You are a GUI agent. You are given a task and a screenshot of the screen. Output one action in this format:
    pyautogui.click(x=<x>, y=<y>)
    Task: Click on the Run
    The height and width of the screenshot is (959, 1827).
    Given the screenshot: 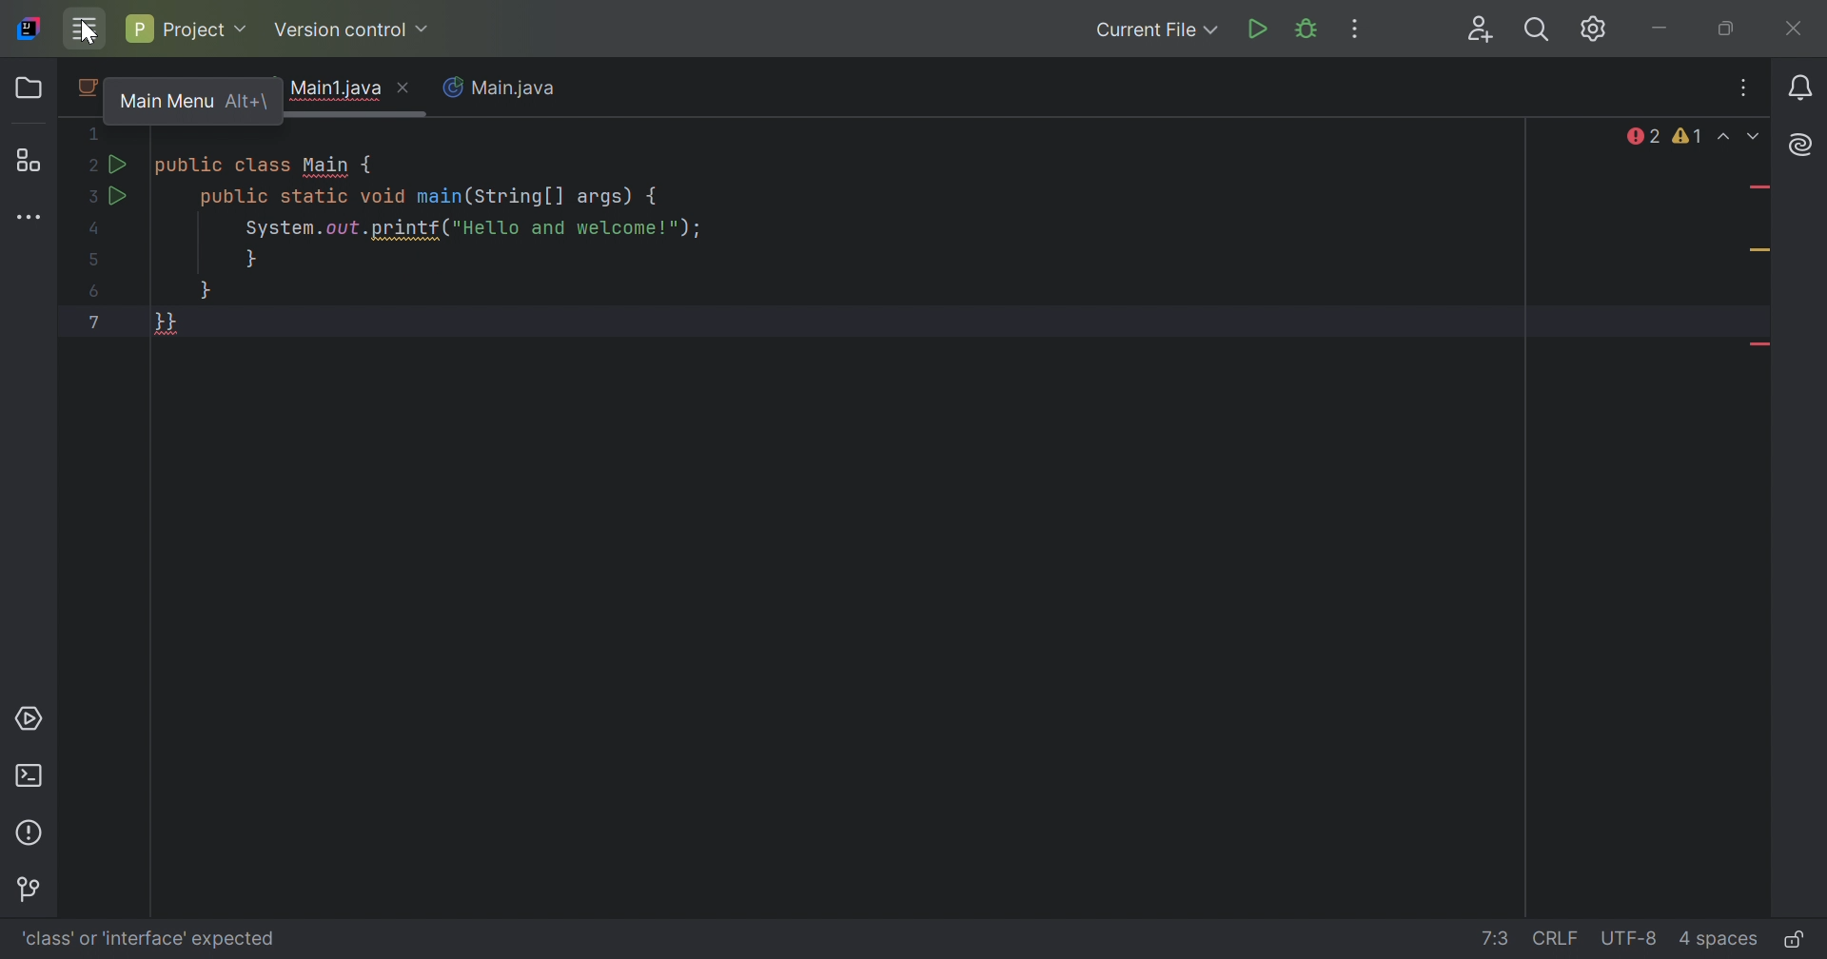 What is the action you would take?
    pyautogui.click(x=1257, y=31)
    